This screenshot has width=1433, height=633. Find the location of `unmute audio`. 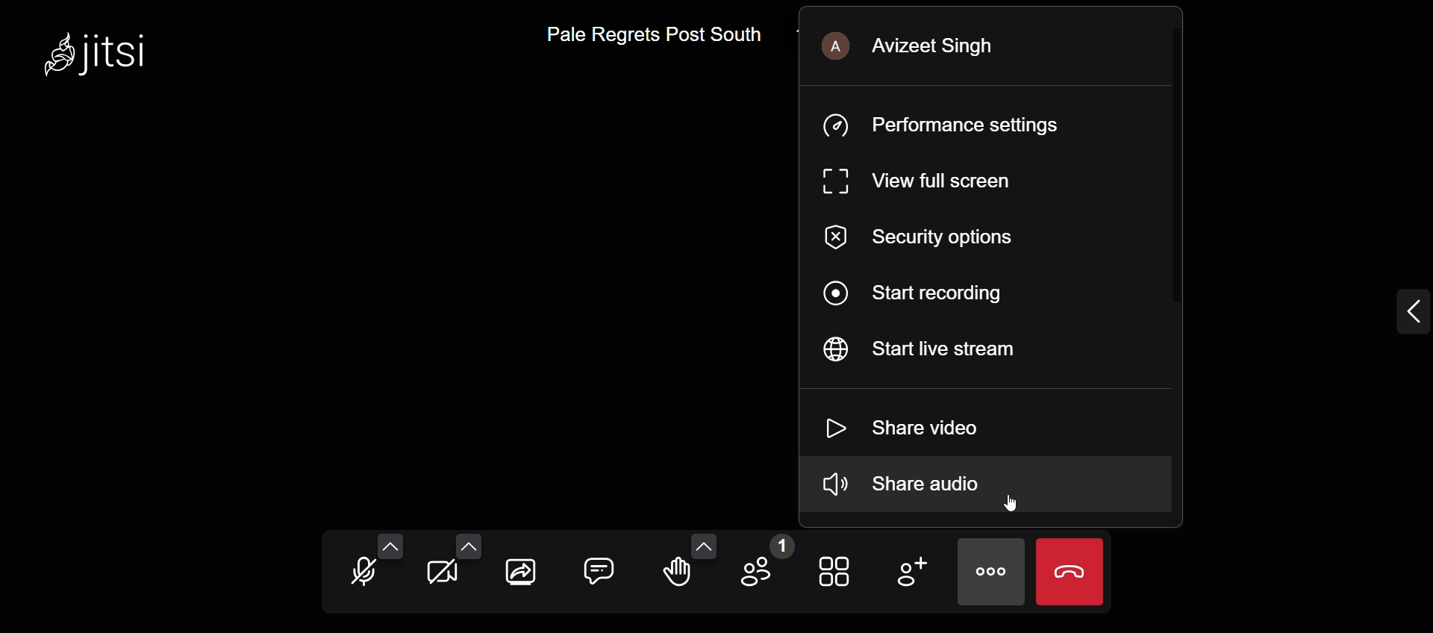

unmute audio is located at coordinates (360, 572).